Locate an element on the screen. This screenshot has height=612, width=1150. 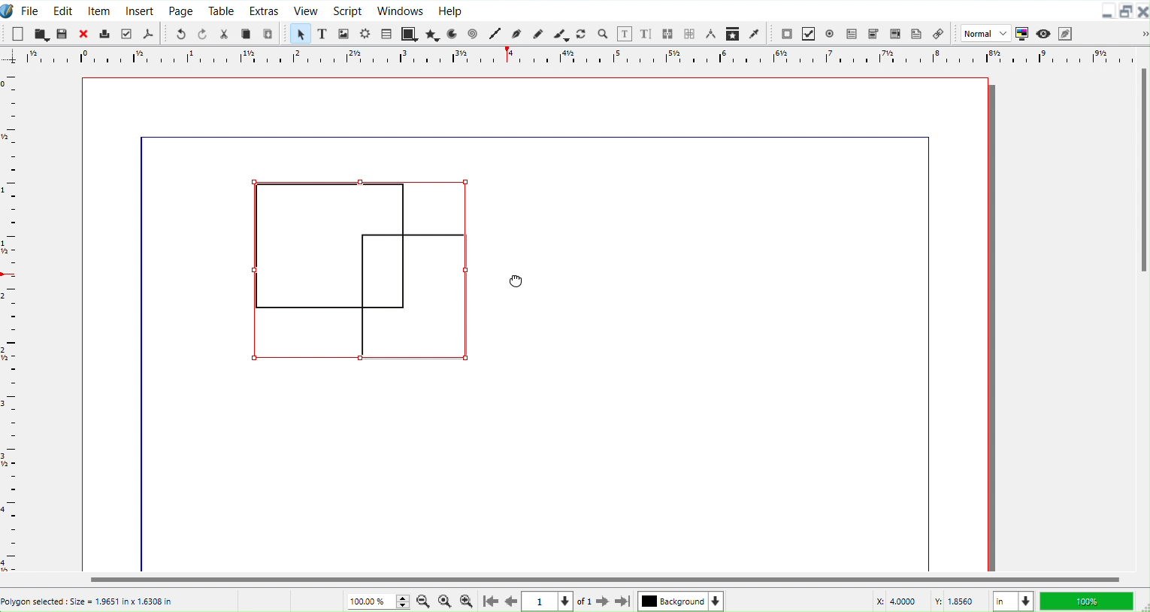
of 1 is located at coordinates (584, 602).